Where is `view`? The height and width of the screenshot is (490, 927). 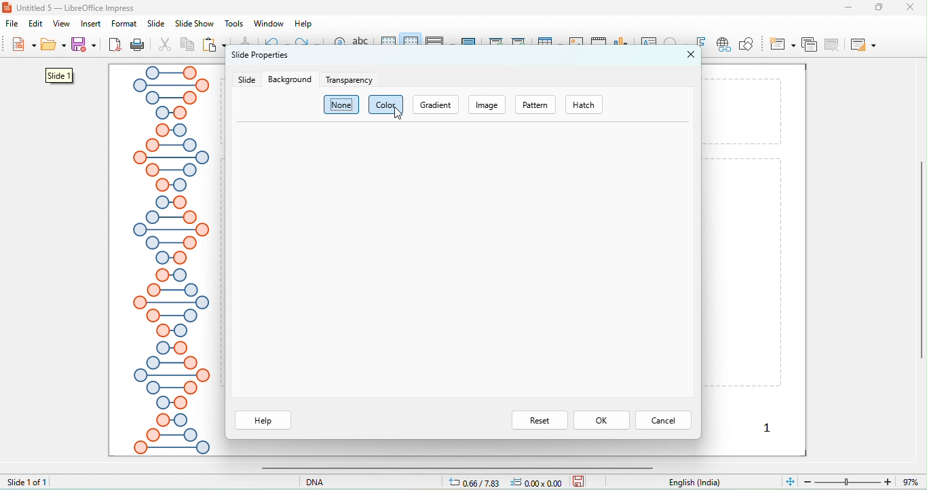 view is located at coordinates (61, 24).